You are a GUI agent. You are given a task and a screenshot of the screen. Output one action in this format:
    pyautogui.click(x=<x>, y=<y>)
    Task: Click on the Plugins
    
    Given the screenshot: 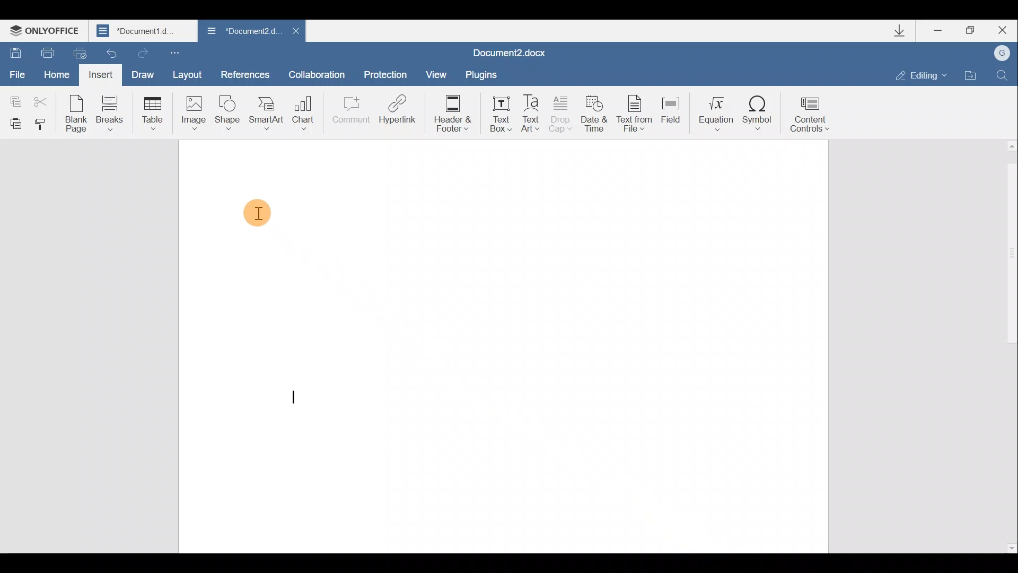 What is the action you would take?
    pyautogui.click(x=480, y=74)
    